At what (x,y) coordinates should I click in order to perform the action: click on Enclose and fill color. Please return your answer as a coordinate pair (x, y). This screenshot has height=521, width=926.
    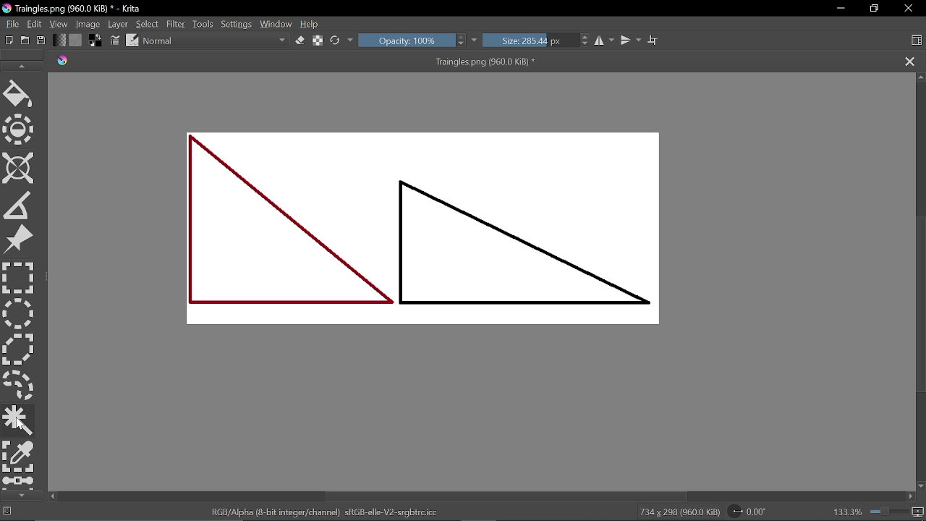
    Looking at the image, I should click on (20, 131).